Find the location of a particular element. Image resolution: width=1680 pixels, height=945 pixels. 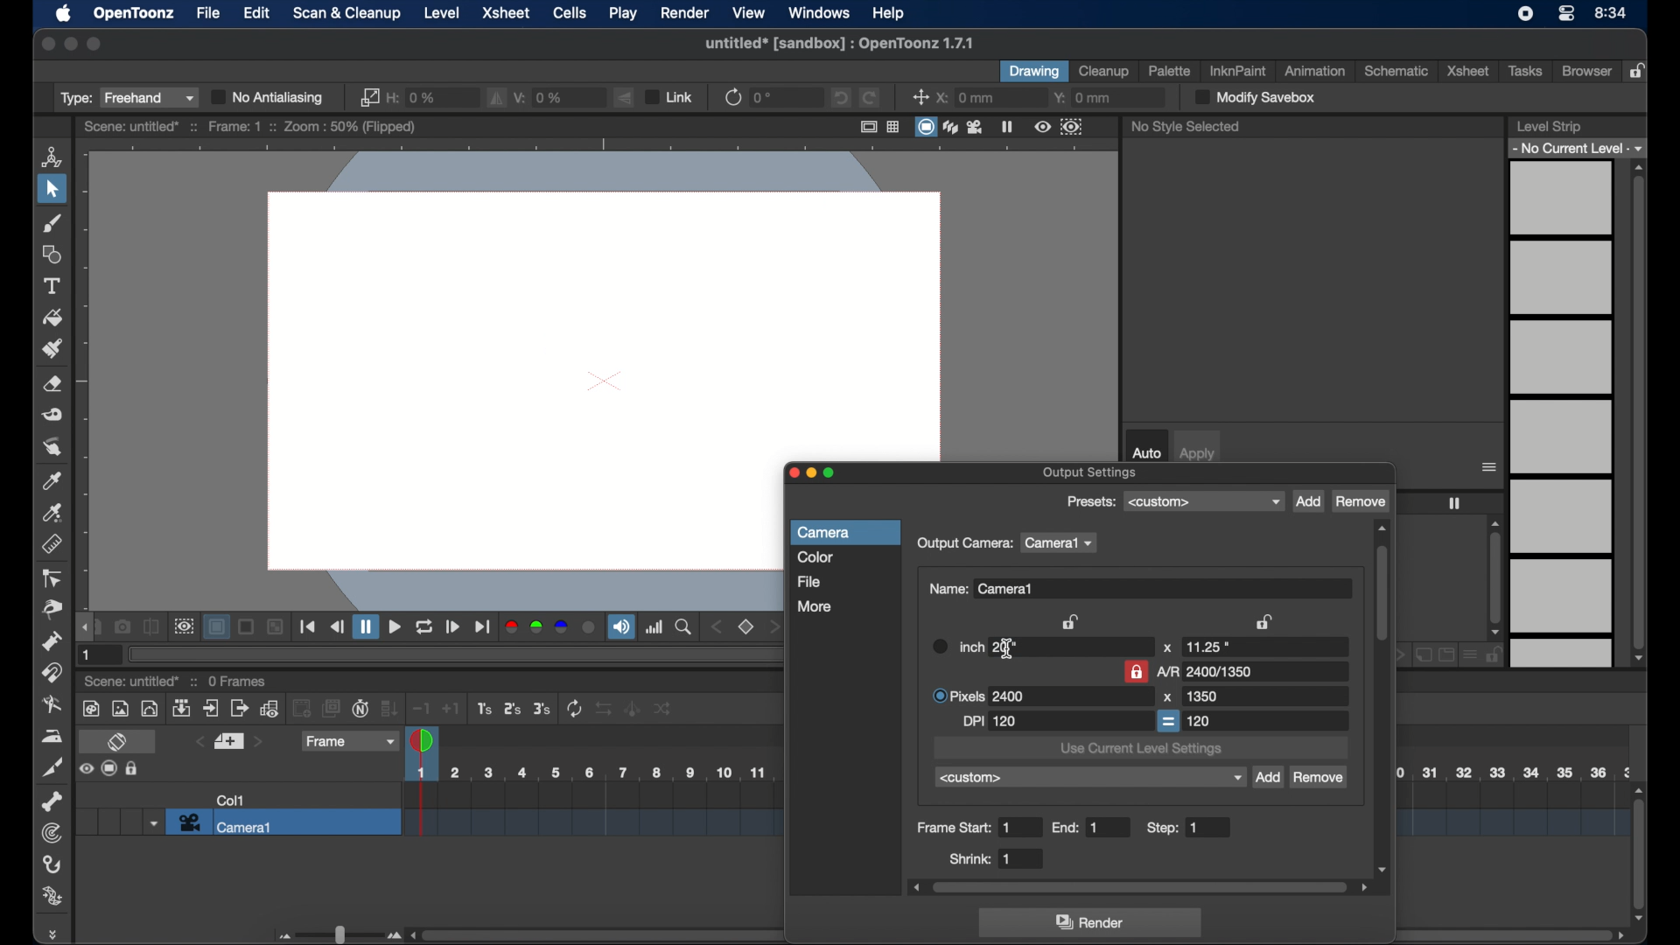

 is located at coordinates (91, 708).